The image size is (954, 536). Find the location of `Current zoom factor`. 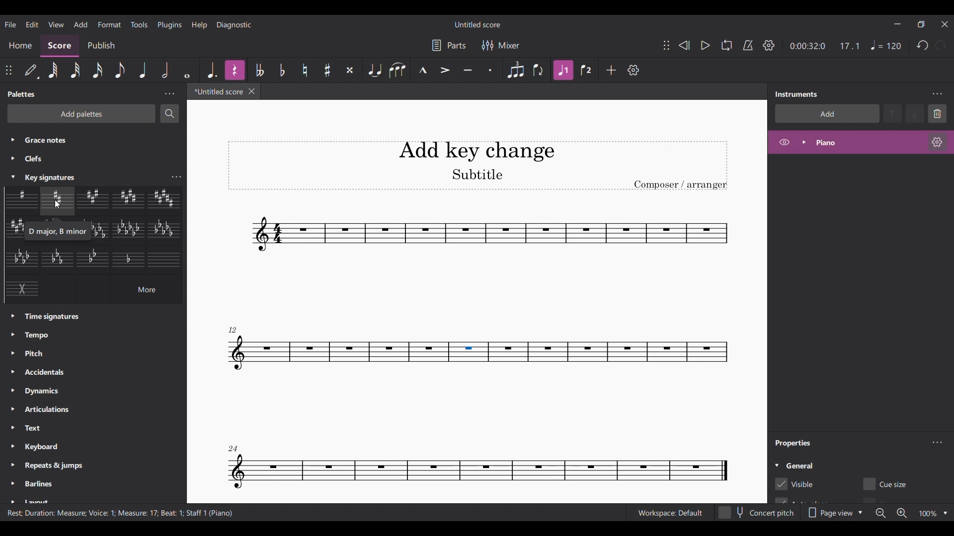

Current zoom factor is located at coordinates (928, 514).